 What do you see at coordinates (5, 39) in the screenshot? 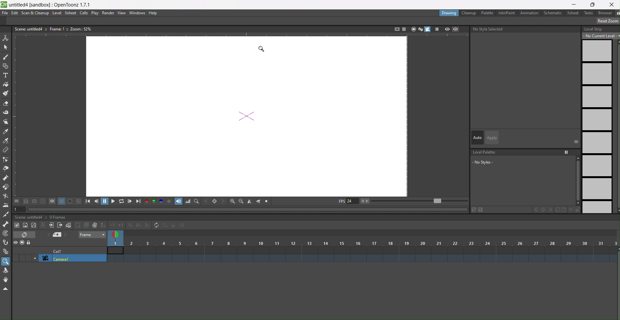
I see `` at bounding box center [5, 39].